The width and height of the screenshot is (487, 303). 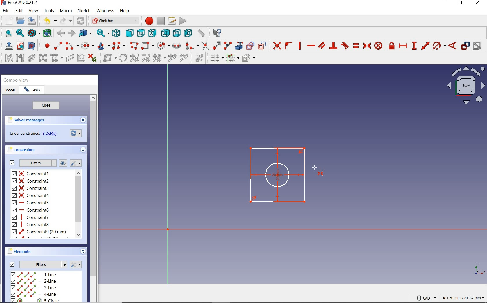 I want to click on top, so click(x=141, y=33).